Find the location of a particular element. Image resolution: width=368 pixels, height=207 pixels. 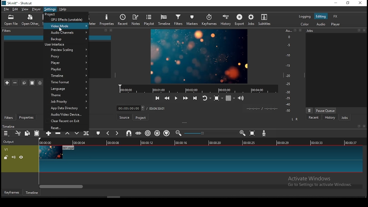

scrub while dragging is located at coordinates (139, 133).